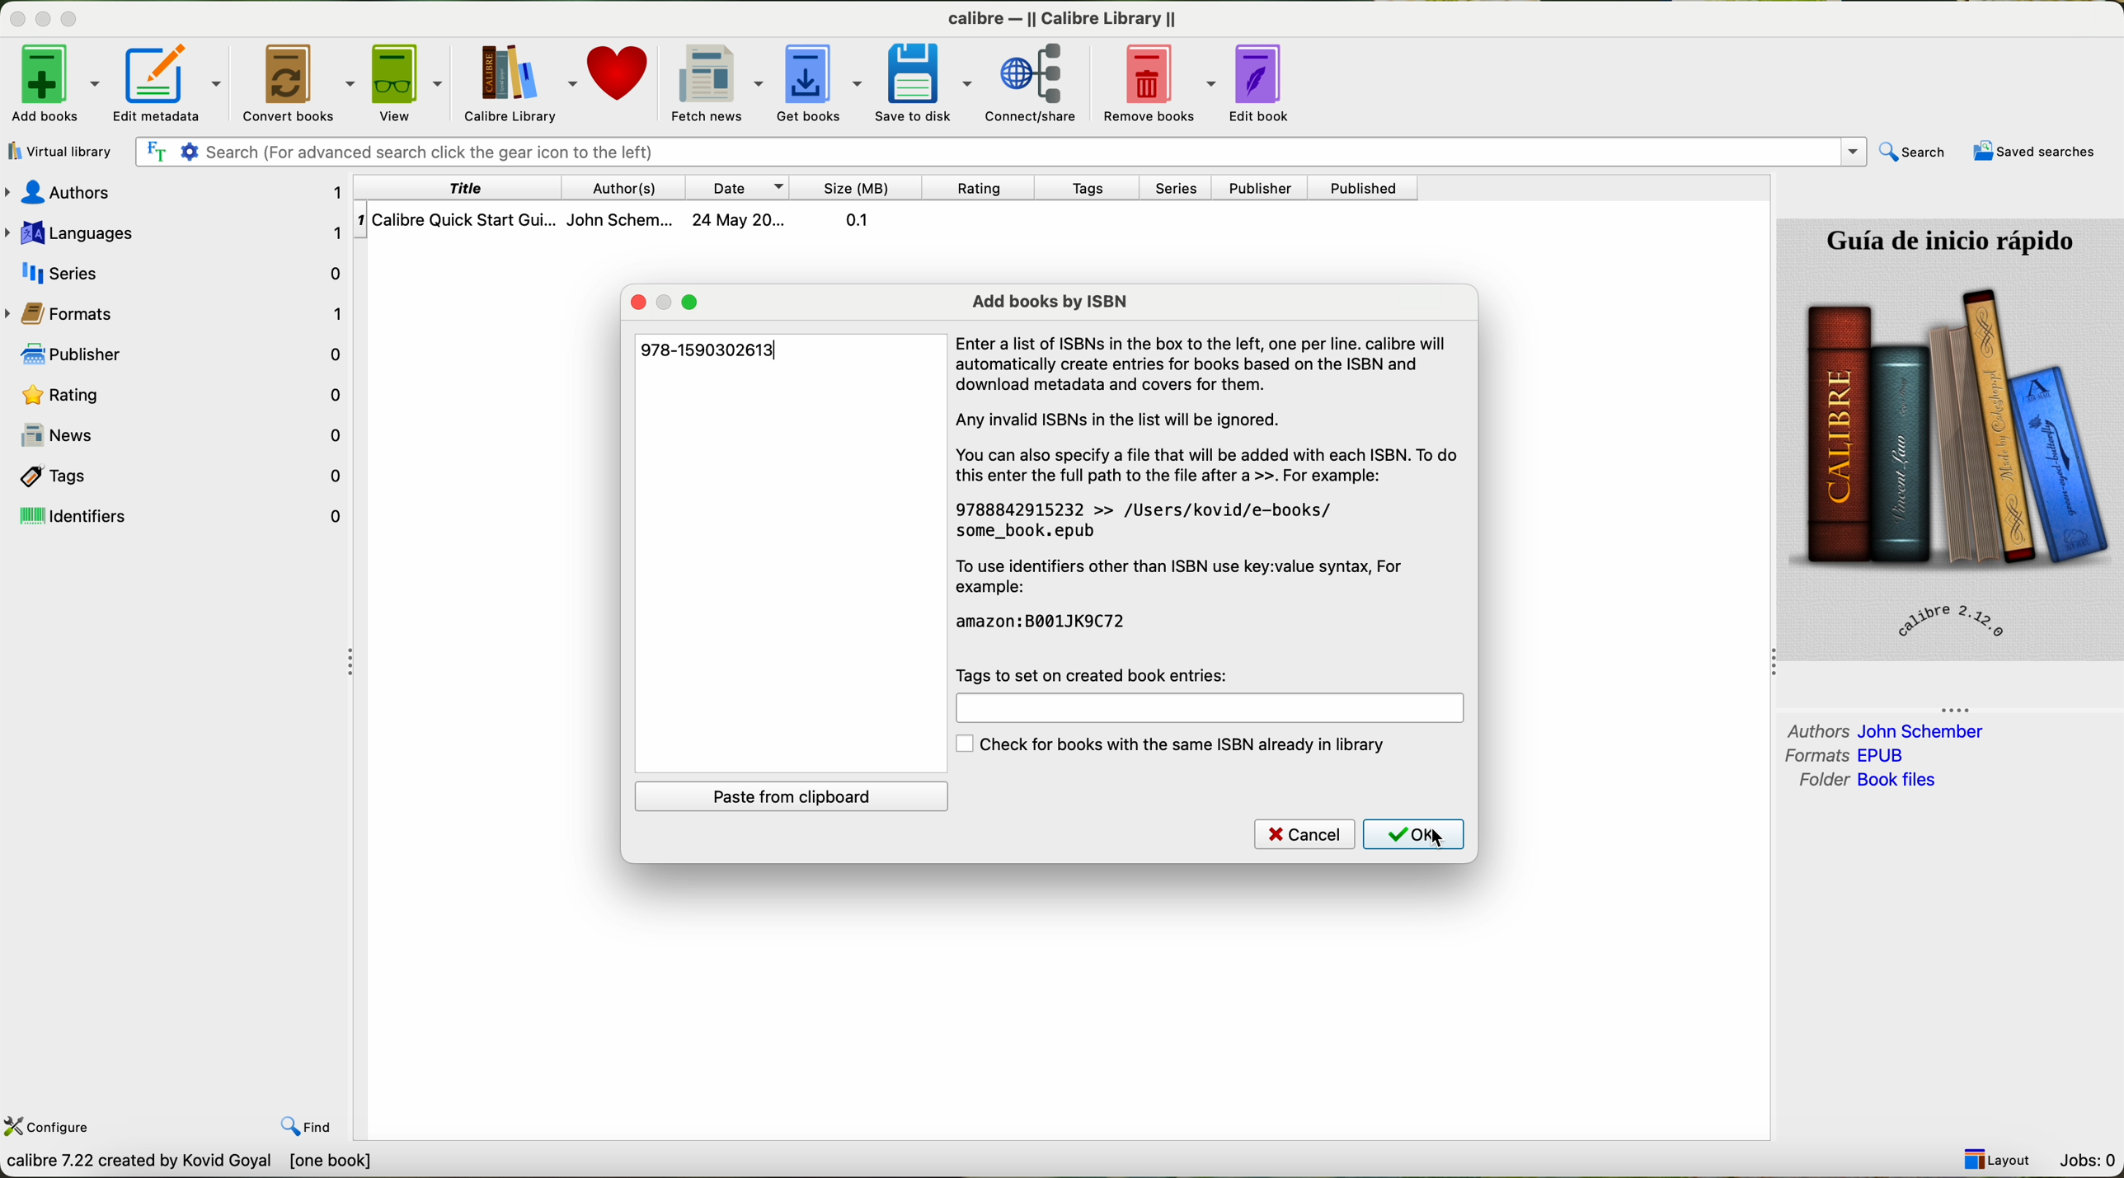  Describe the element at coordinates (1187, 746) in the screenshot. I see `check for books with the same ISBN` at that location.